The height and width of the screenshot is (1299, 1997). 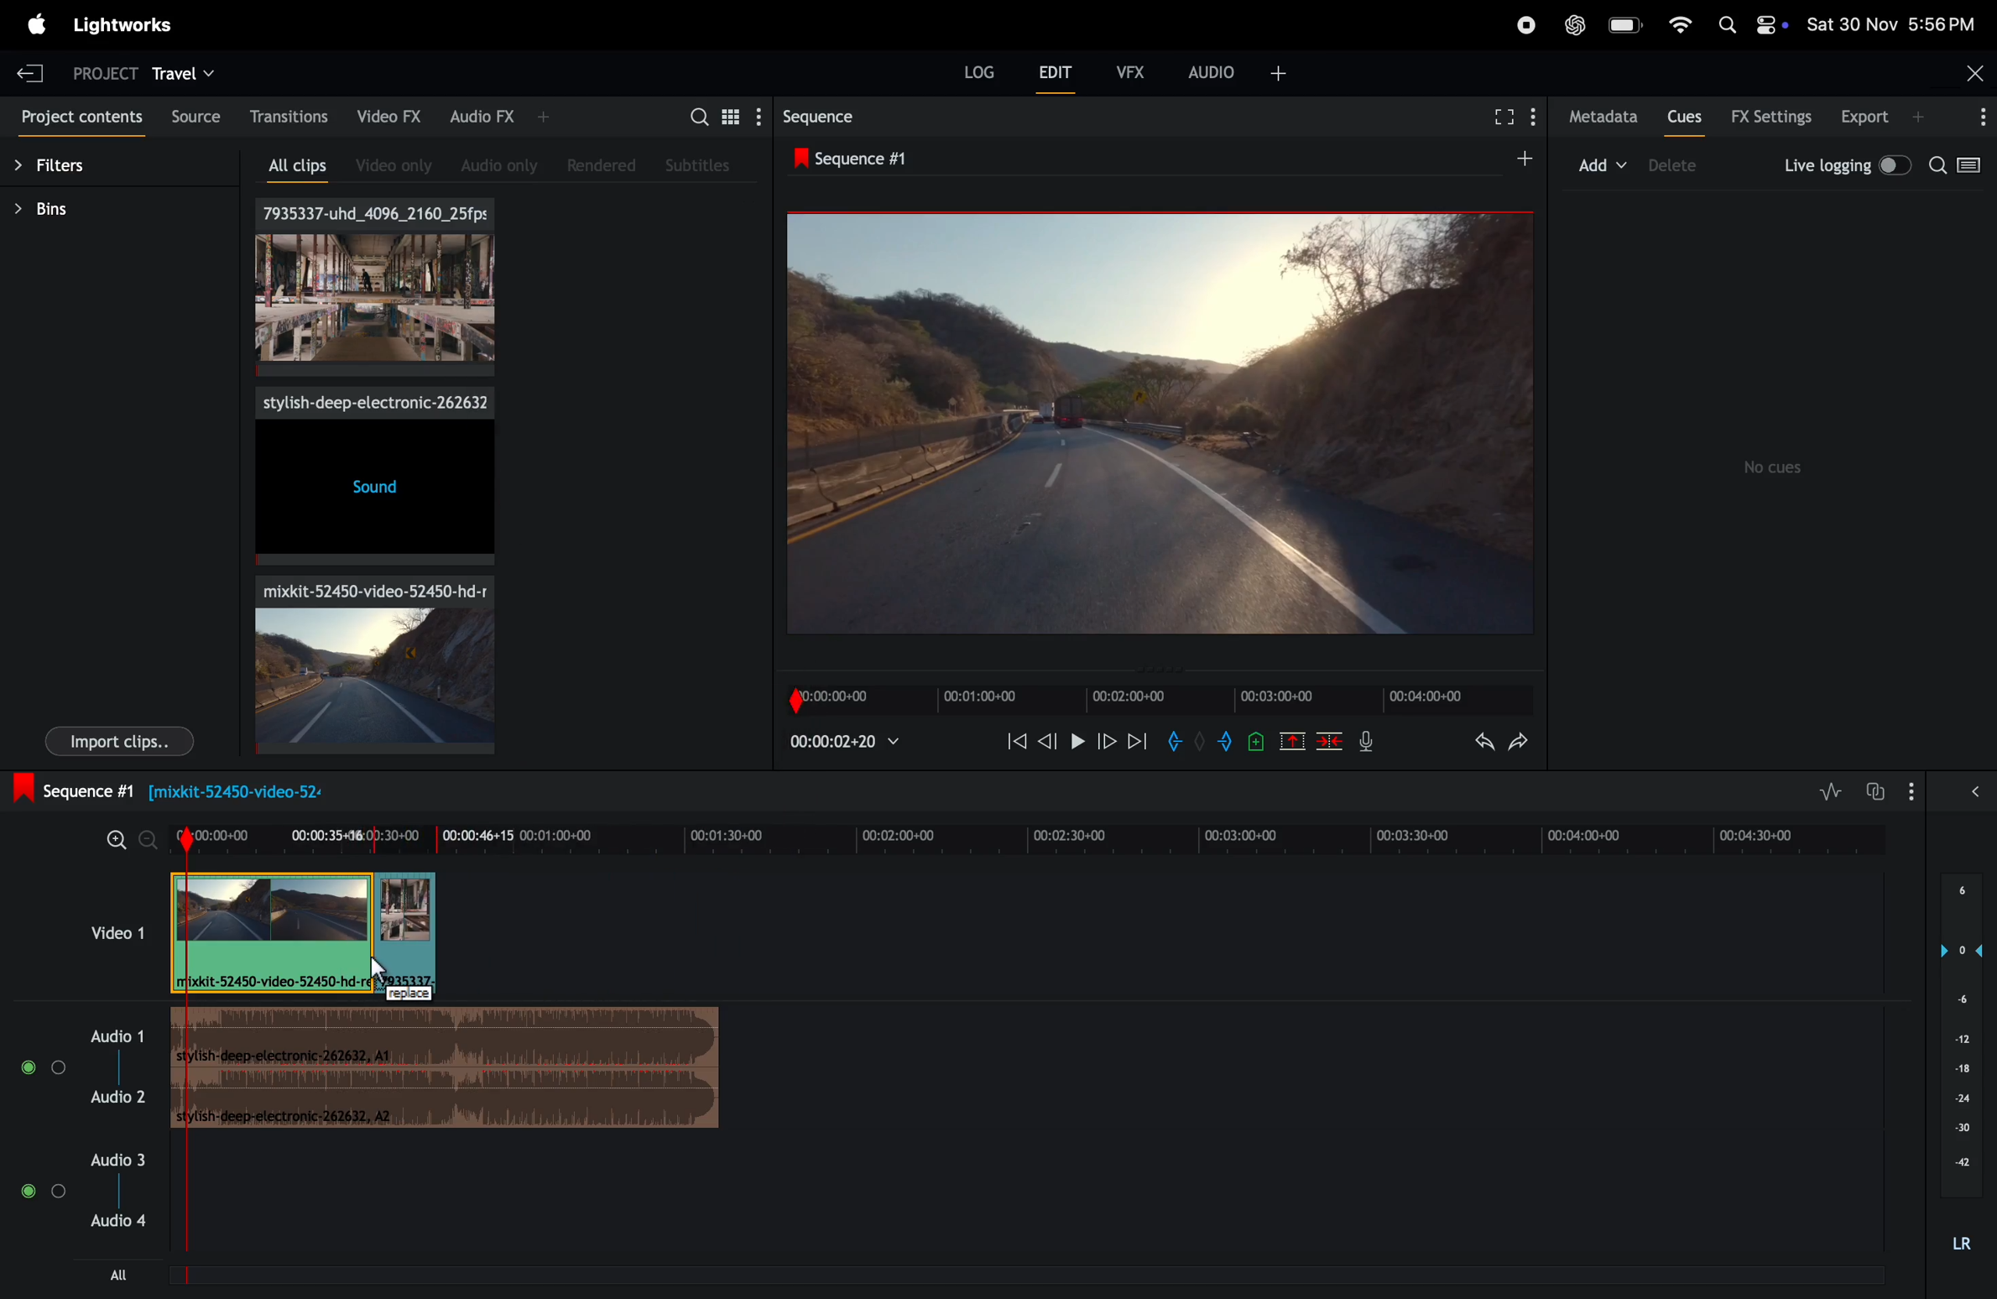 What do you see at coordinates (1157, 422) in the screenshot?
I see `output frame` at bounding box center [1157, 422].